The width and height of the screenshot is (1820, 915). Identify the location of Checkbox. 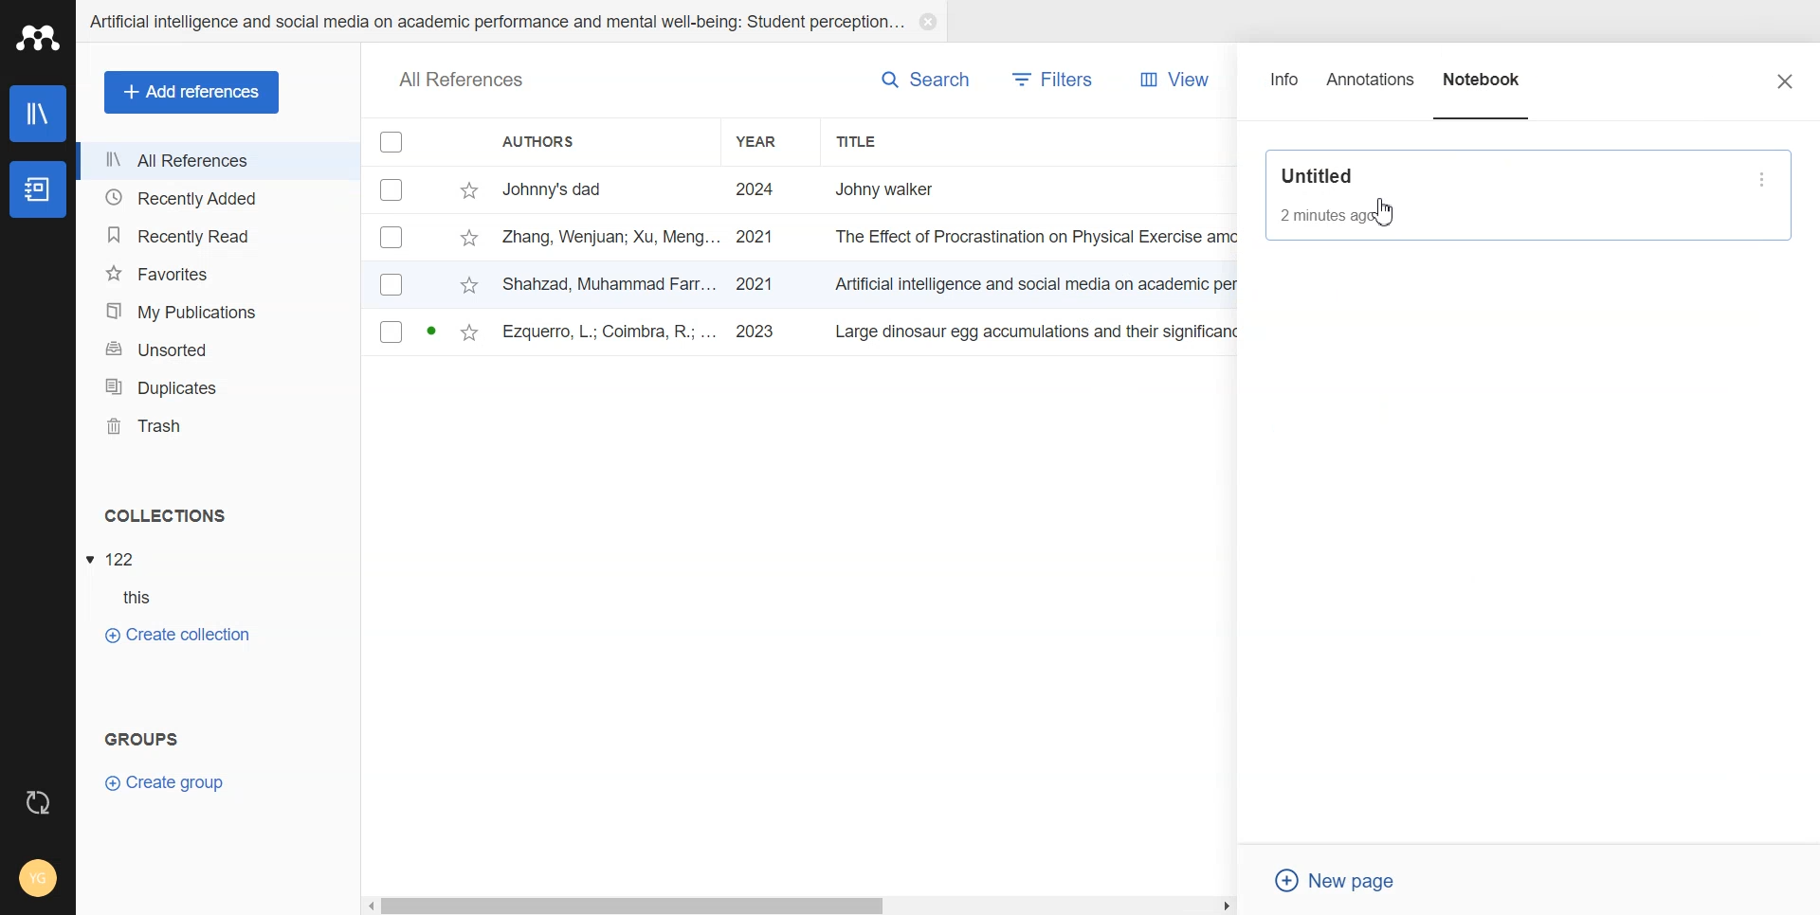
(391, 332).